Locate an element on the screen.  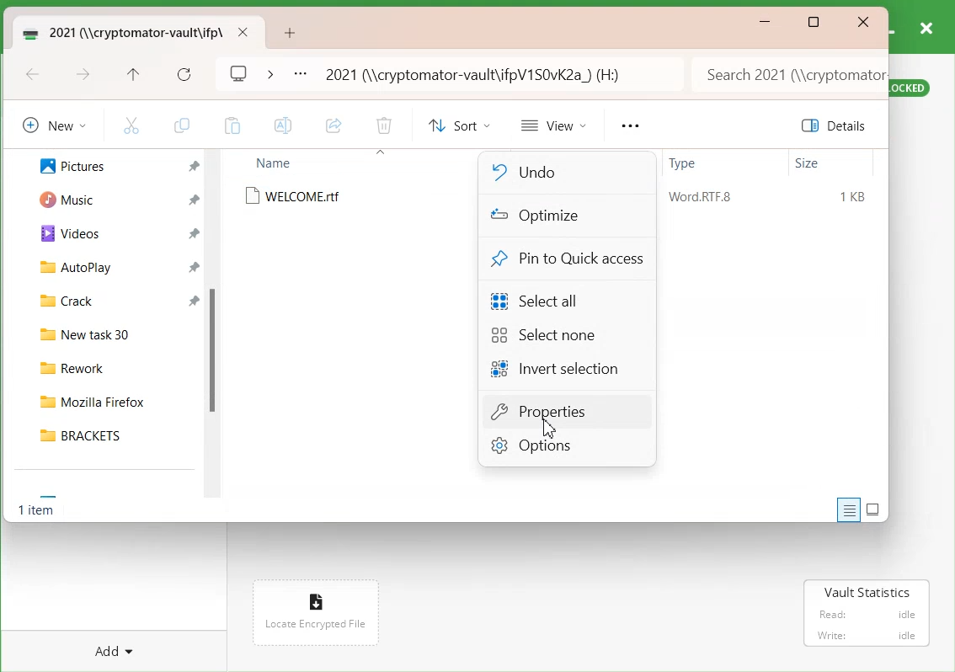
Path Address is located at coordinates (478, 74).